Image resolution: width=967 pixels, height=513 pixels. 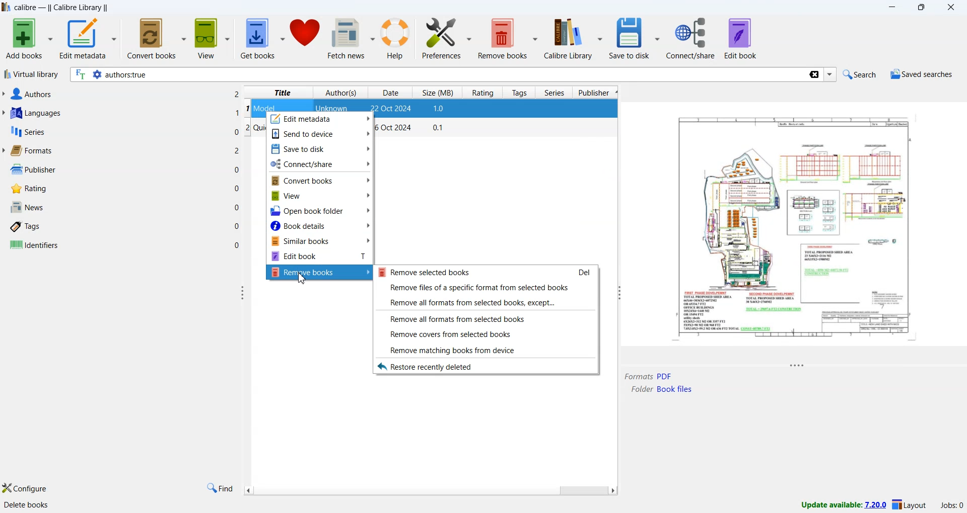 I want to click on Remove covers from selected books, so click(x=487, y=334).